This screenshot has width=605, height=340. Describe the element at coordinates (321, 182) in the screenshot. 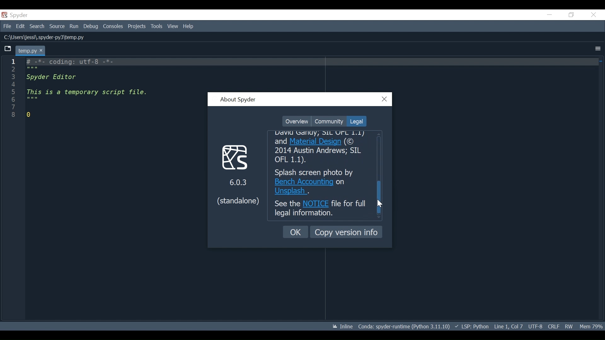

I see `Splash screen photo by Bench Accounting on Unsplash` at that location.